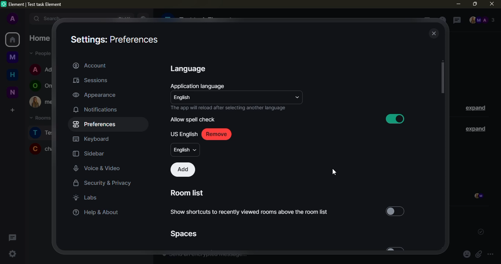 The height and width of the screenshot is (264, 501). Describe the element at coordinates (252, 212) in the screenshot. I see `show shortcuts` at that location.